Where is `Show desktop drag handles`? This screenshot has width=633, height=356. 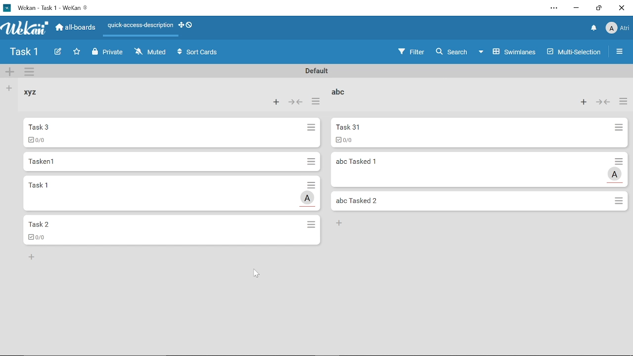
Show desktop drag handles is located at coordinates (181, 25).